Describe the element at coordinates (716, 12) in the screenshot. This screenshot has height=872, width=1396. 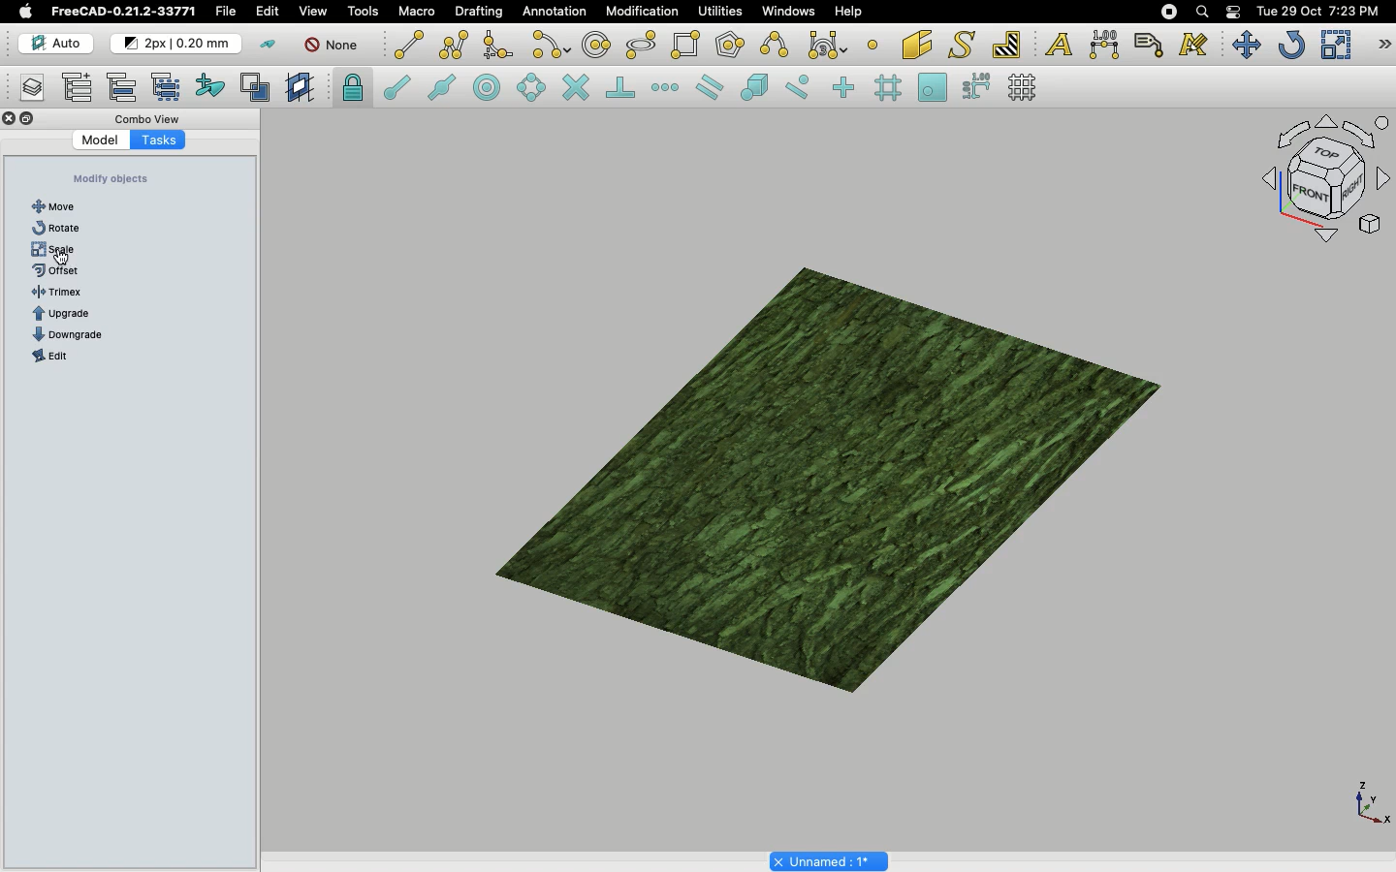
I see `Utilities` at that location.